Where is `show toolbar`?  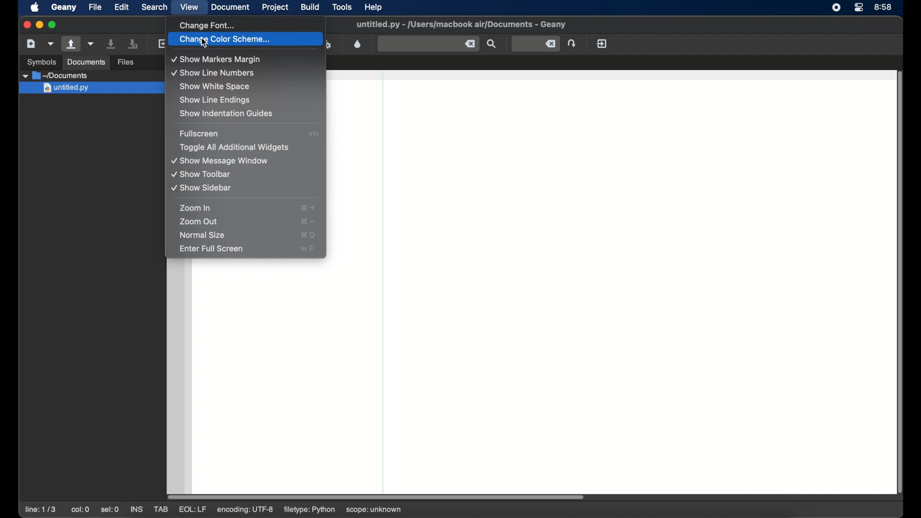
show toolbar is located at coordinates (201, 174).